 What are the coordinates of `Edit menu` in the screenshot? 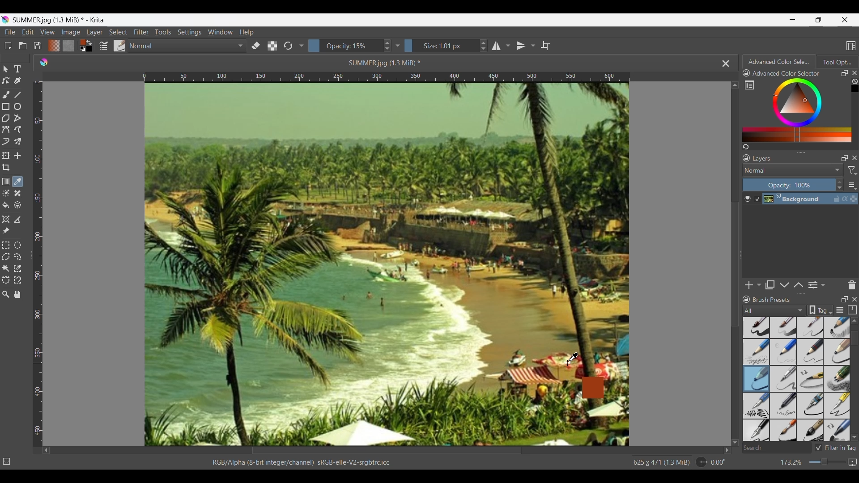 It's located at (27, 32).